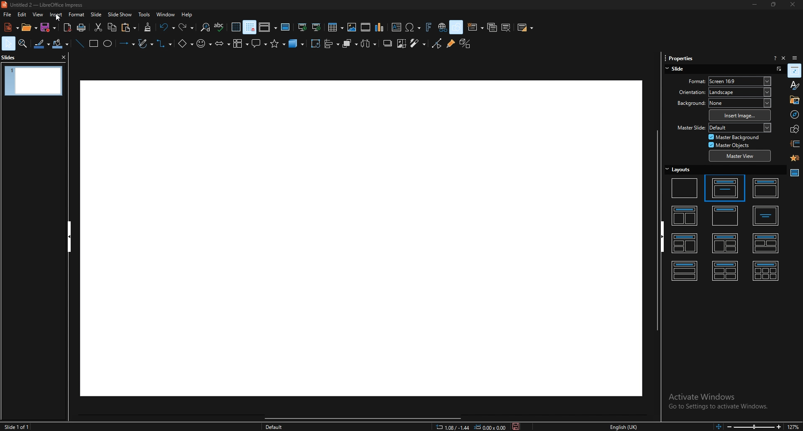  Describe the element at coordinates (725, 270) in the screenshot. I see `title, 4 content` at that location.